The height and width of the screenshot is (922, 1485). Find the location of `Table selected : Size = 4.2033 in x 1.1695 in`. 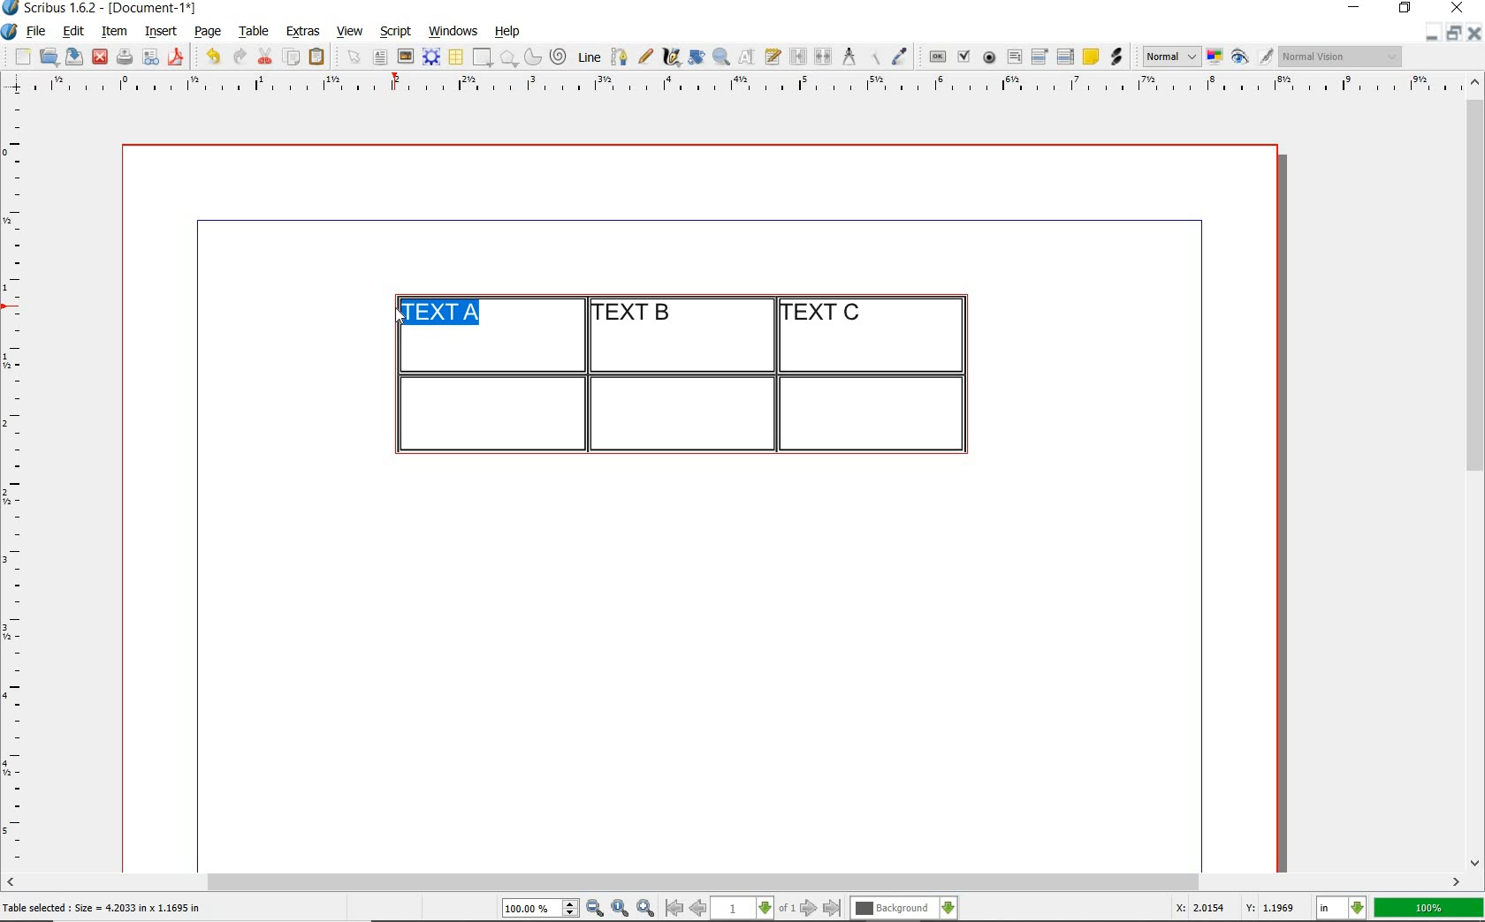

Table selected : Size = 4.2033 in x 1.1695 in is located at coordinates (103, 907).